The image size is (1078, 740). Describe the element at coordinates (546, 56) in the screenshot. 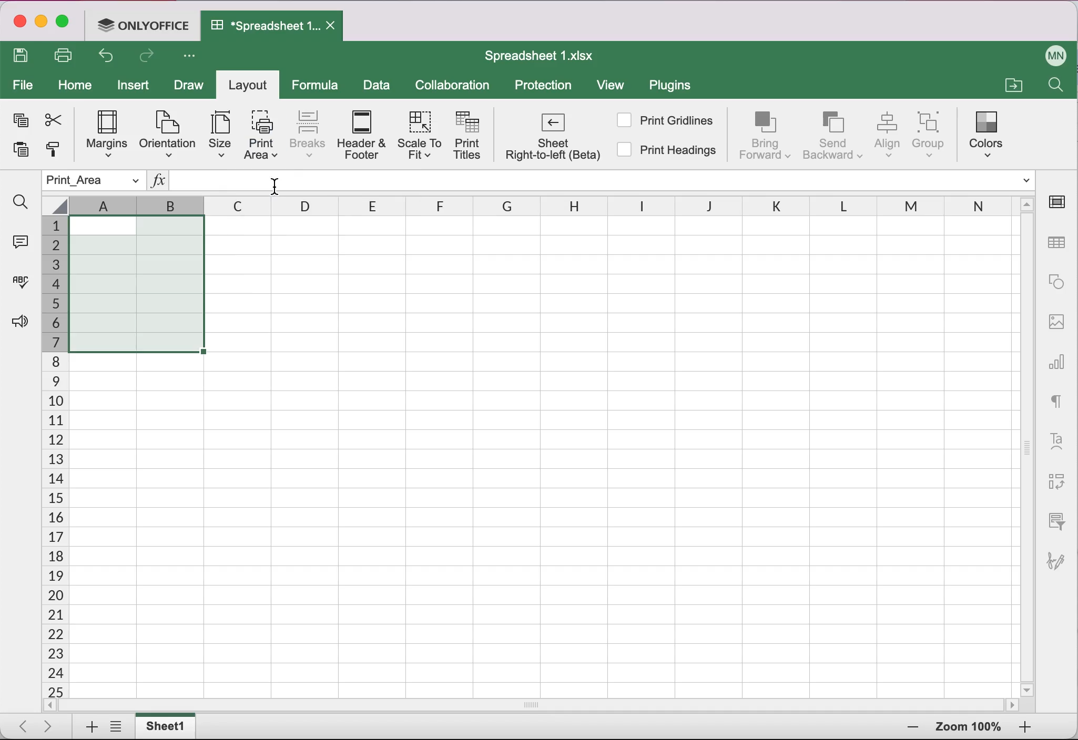

I see `Spreadsheet 1.xIsx` at that location.